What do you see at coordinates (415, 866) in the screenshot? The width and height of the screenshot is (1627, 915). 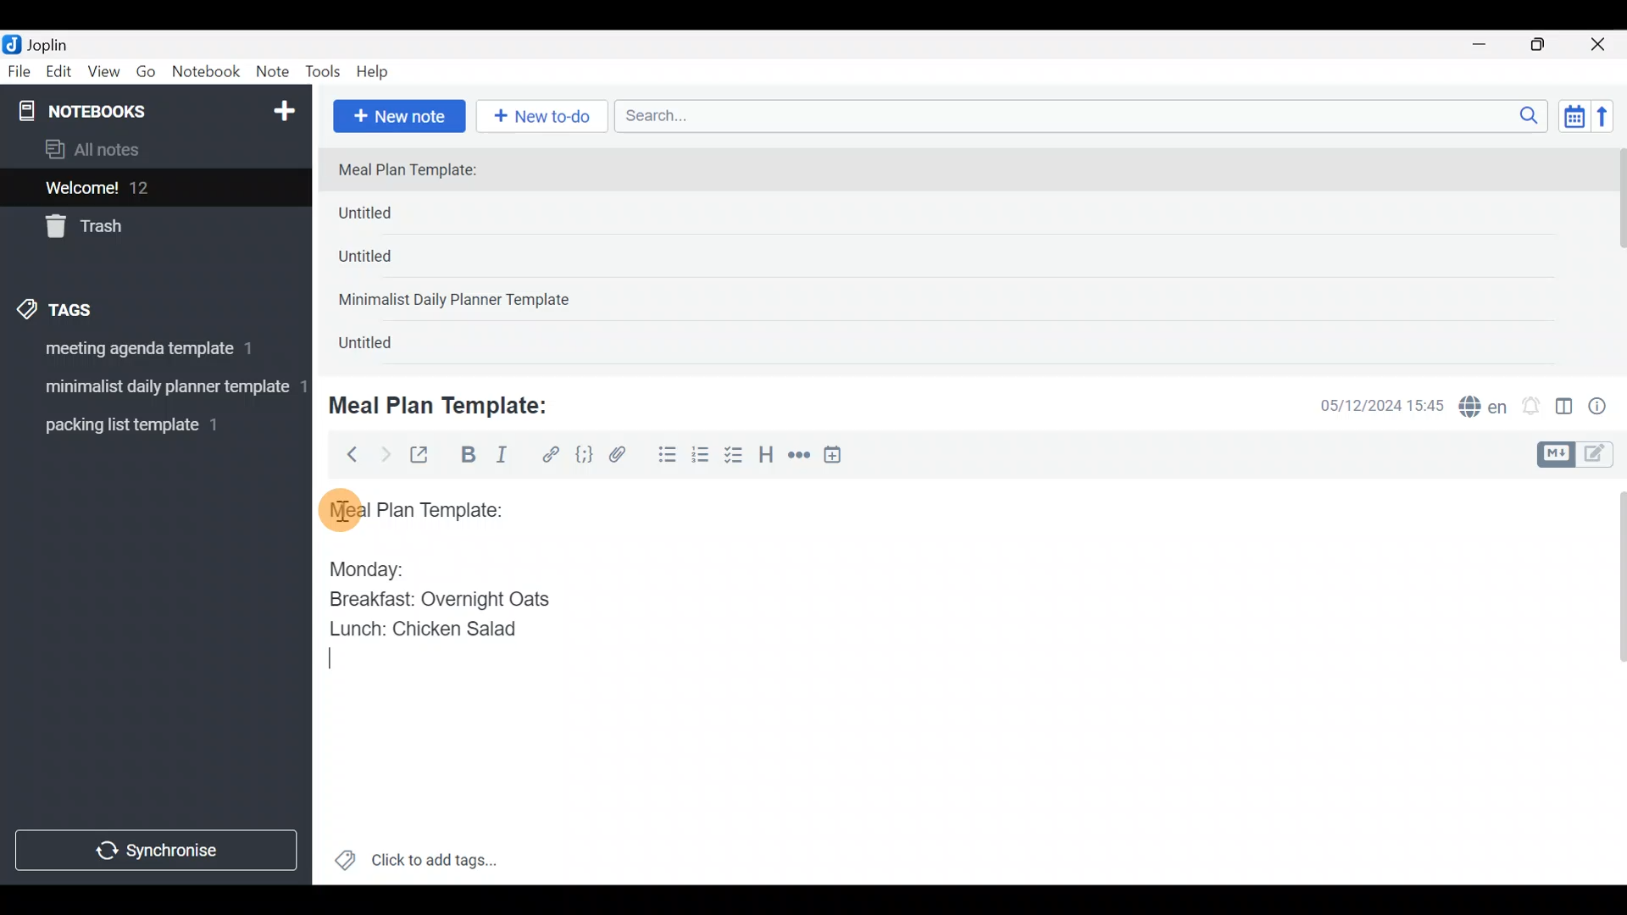 I see `Click to add tags` at bounding box center [415, 866].